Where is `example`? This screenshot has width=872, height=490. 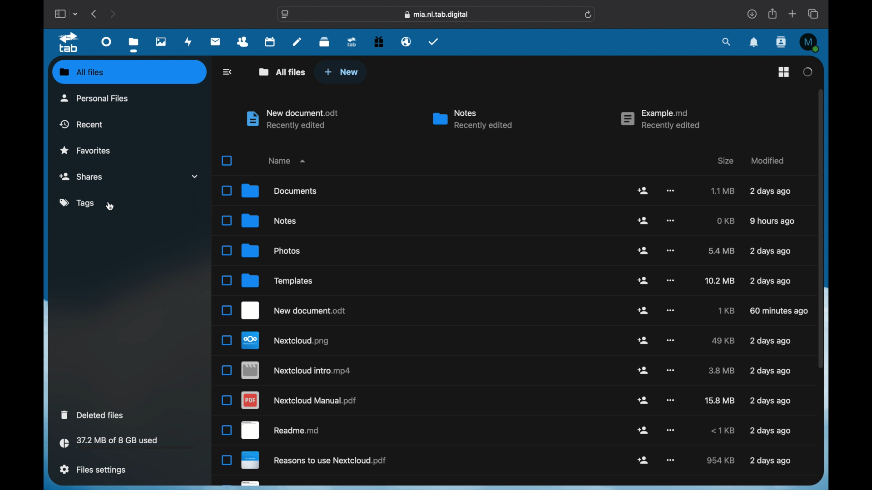 example is located at coordinates (659, 120).